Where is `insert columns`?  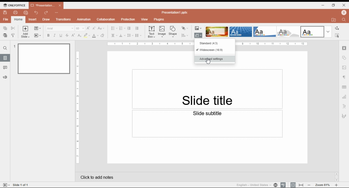
insert columns is located at coordinates (138, 36).